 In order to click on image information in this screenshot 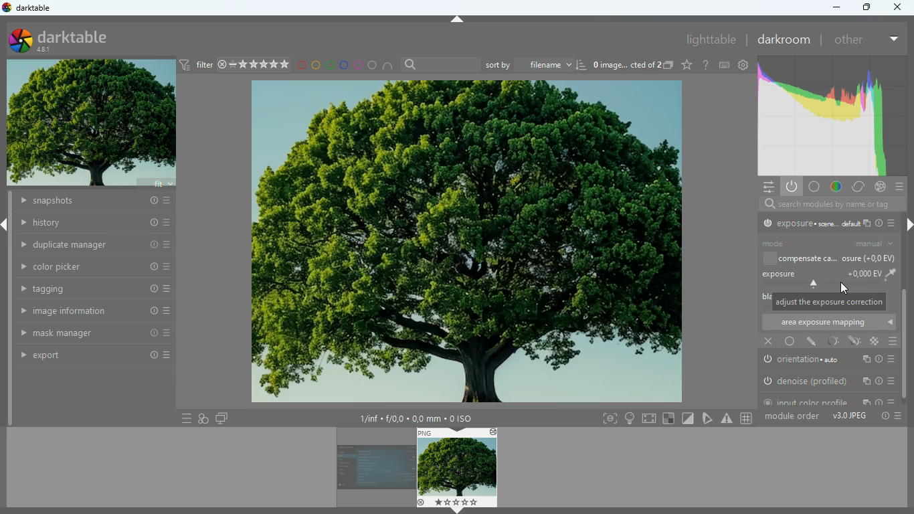, I will do `click(88, 313)`.